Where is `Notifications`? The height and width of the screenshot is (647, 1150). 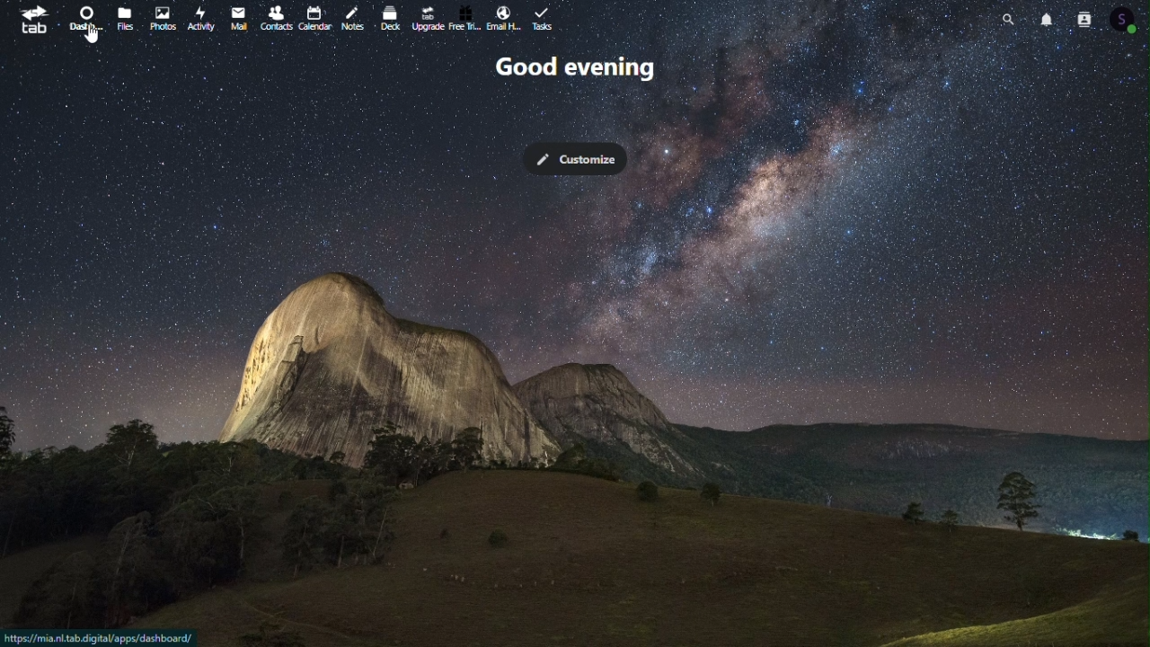
Notifications is located at coordinates (1049, 18).